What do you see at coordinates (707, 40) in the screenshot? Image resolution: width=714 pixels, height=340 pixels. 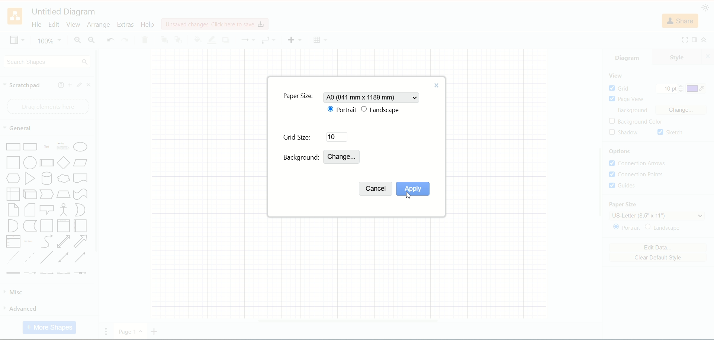 I see `collapse/expand` at bounding box center [707, 40].